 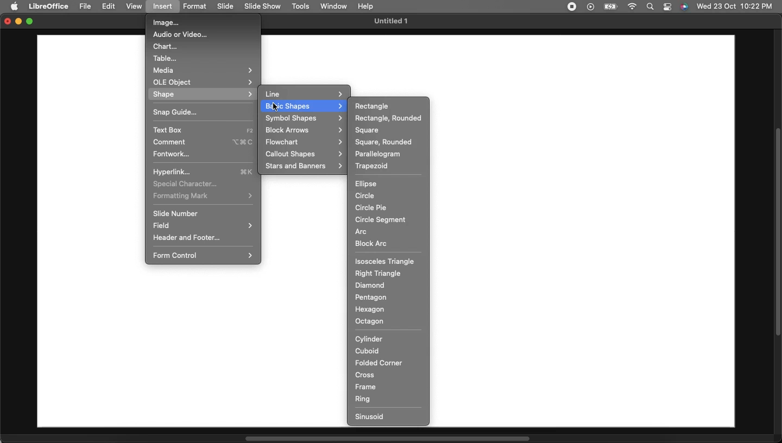 I want to click on Close, so click(x=5, y=22).